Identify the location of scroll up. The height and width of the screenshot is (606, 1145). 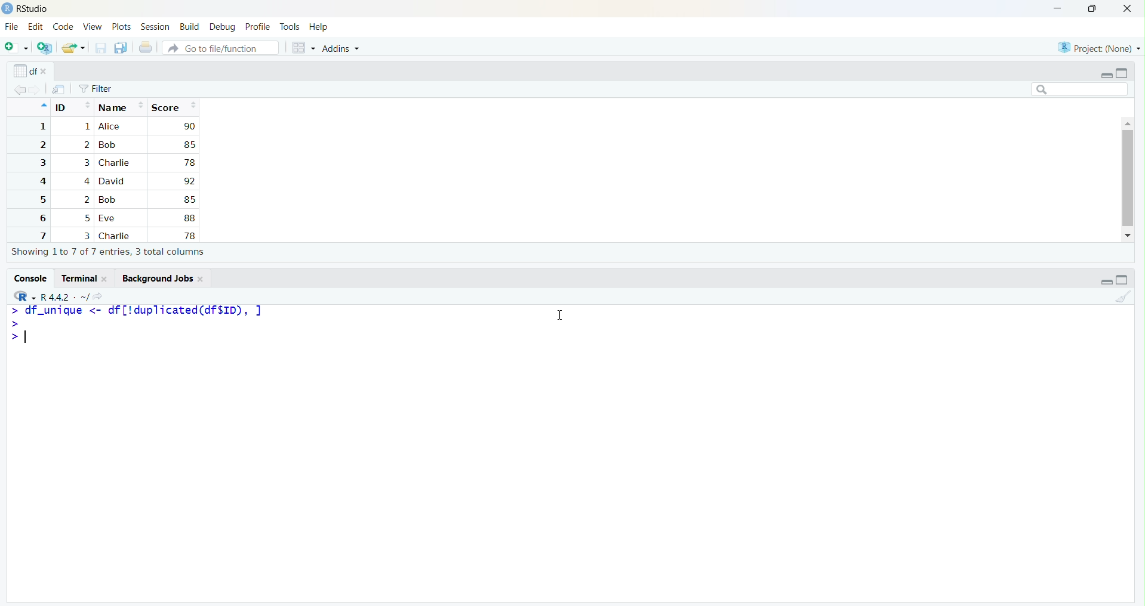
(1127, 122).